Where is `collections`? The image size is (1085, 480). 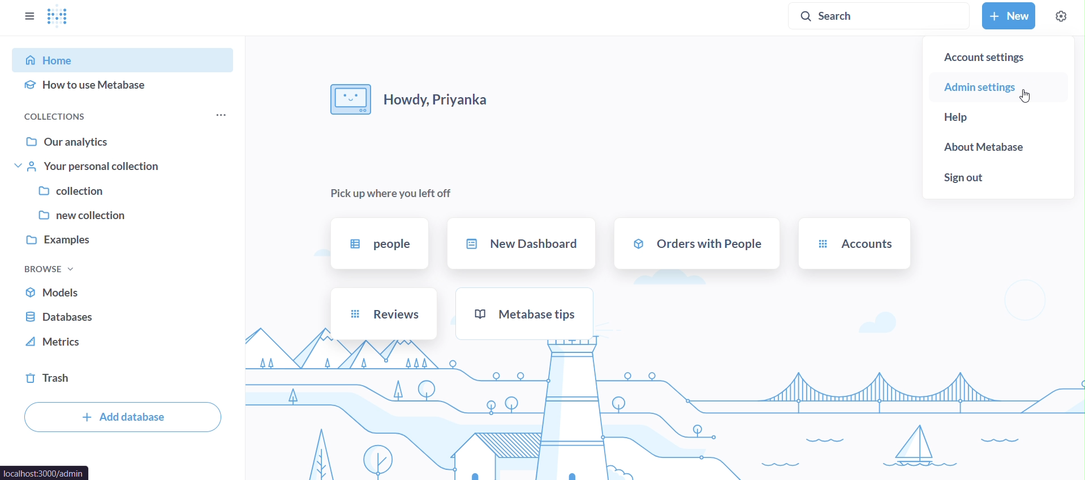 collections is located at coordinates (67, 116).